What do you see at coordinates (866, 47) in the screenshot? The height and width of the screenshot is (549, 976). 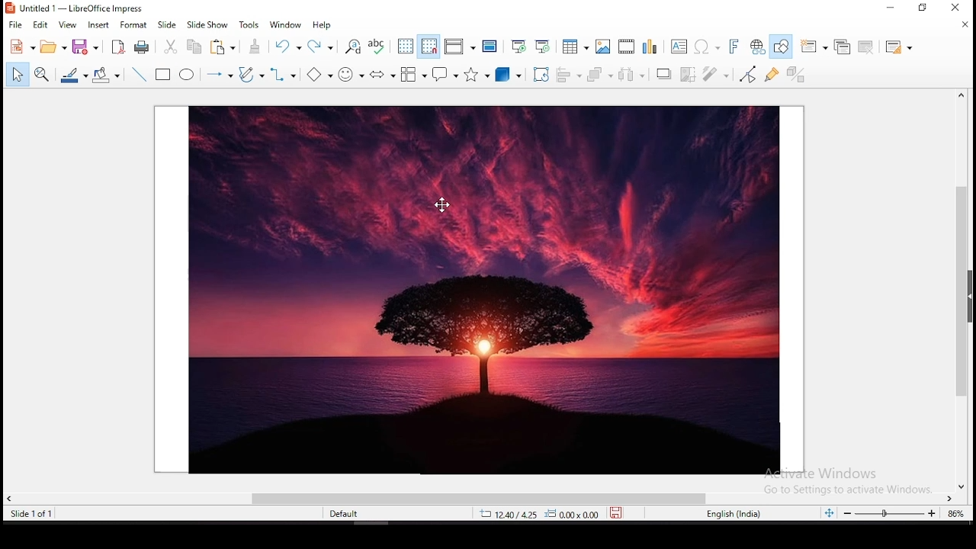 I see `delete slide` at bounding box center [866, 47].